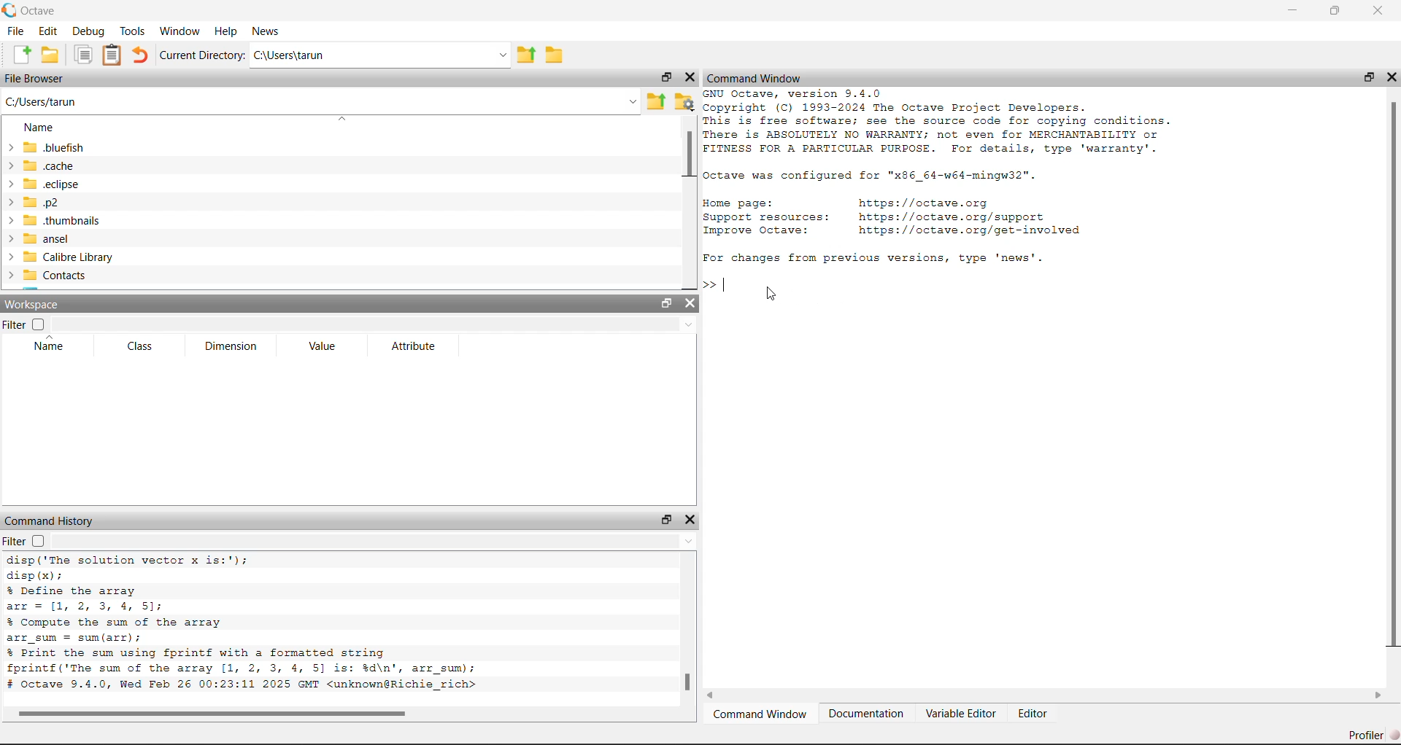 Image resolution: width=1401 pixels, height=745 pixels. What do you see at coordinates (46, 203) in the screenshot?
I see `p2` at bounding box center [46, 203].